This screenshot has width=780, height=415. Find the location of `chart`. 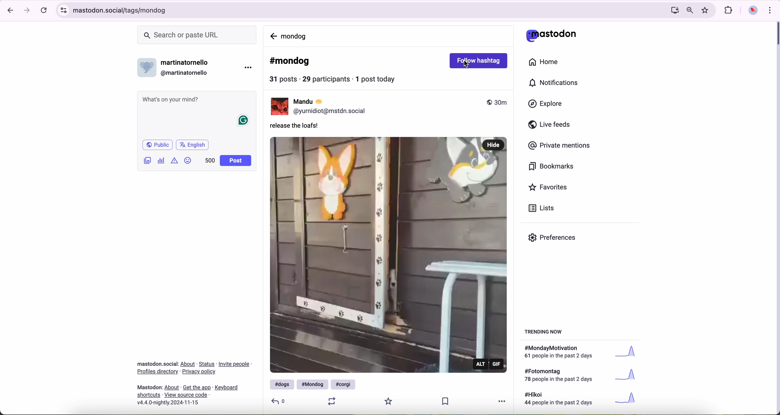

chart is located at coordinates (161, 161).